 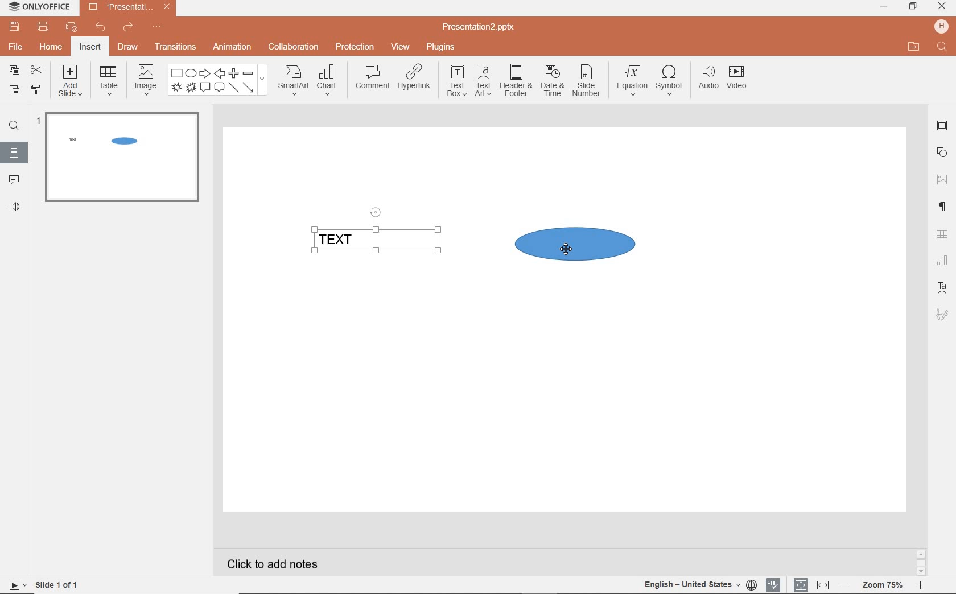 I want to click on paste, so click(x=14, y=91).